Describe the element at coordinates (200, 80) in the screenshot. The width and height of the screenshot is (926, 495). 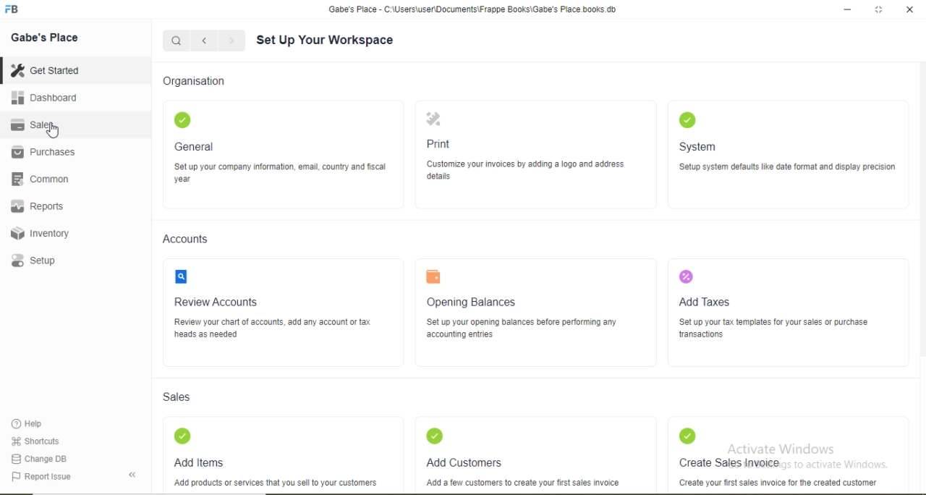
I see `Organisation` at that location.